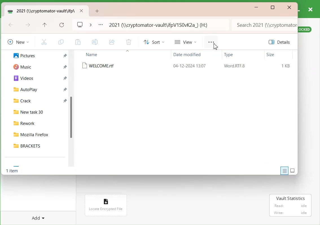  What do you see at coordinates (311, 11) in the screenshot?
I see `Close` at bounding box center [311, 11].